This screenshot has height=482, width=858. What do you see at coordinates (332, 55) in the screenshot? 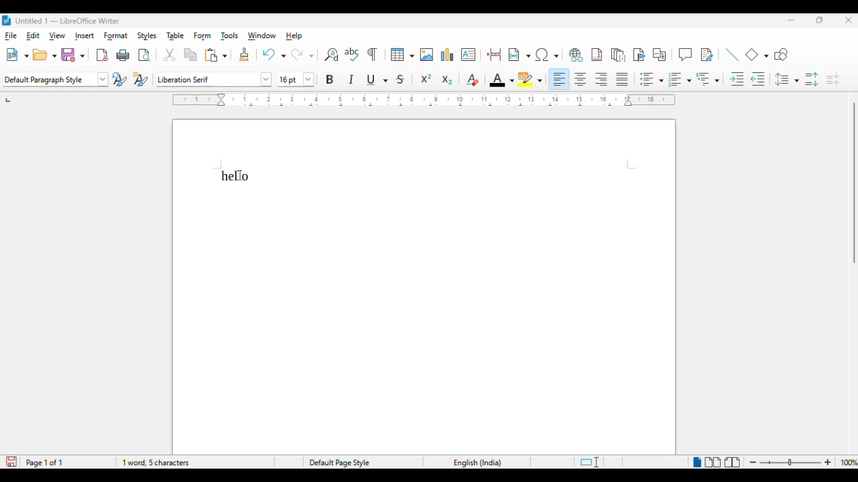
I see `find and replace` at bounding box center [332, 55].